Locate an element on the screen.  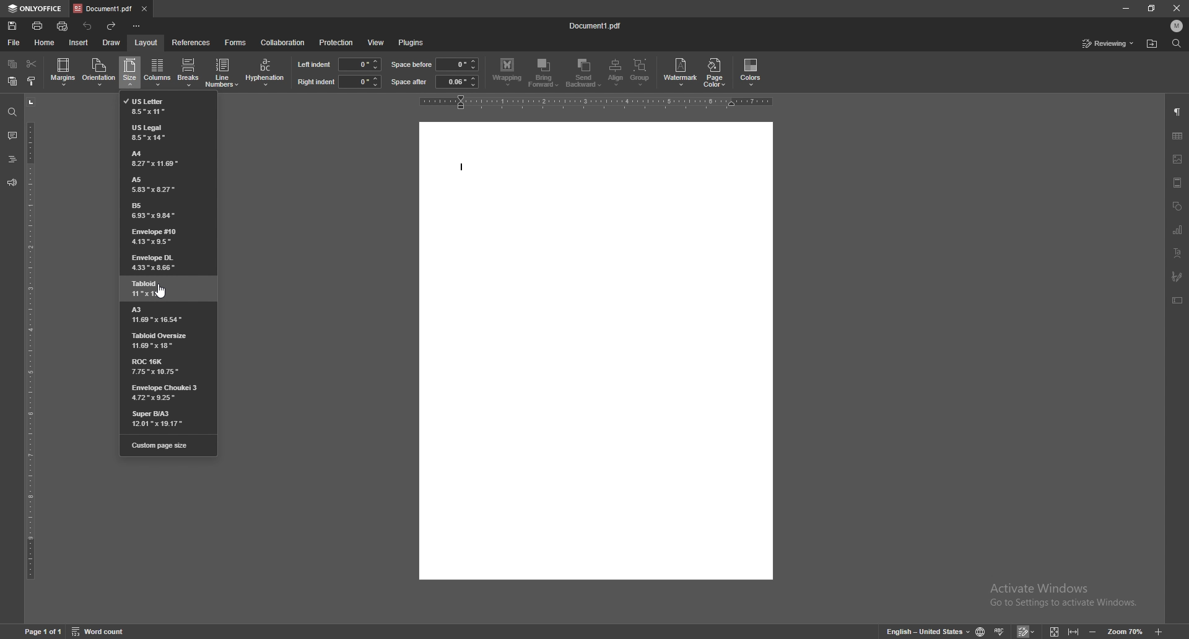
fit to width is located at coordinates (1075, 631).